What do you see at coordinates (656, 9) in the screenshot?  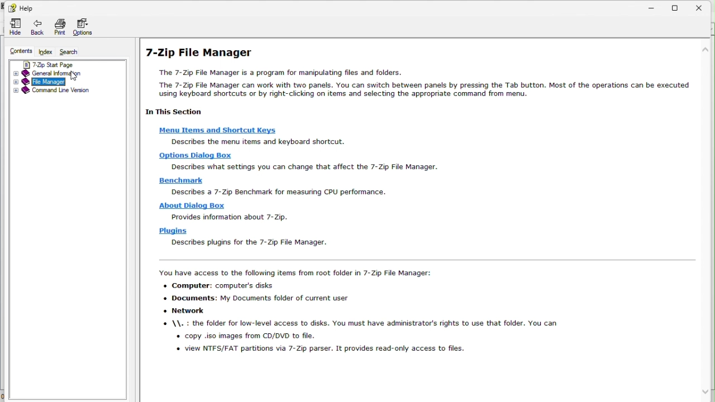 I see `Minimize` at bounding box center [656, 9].